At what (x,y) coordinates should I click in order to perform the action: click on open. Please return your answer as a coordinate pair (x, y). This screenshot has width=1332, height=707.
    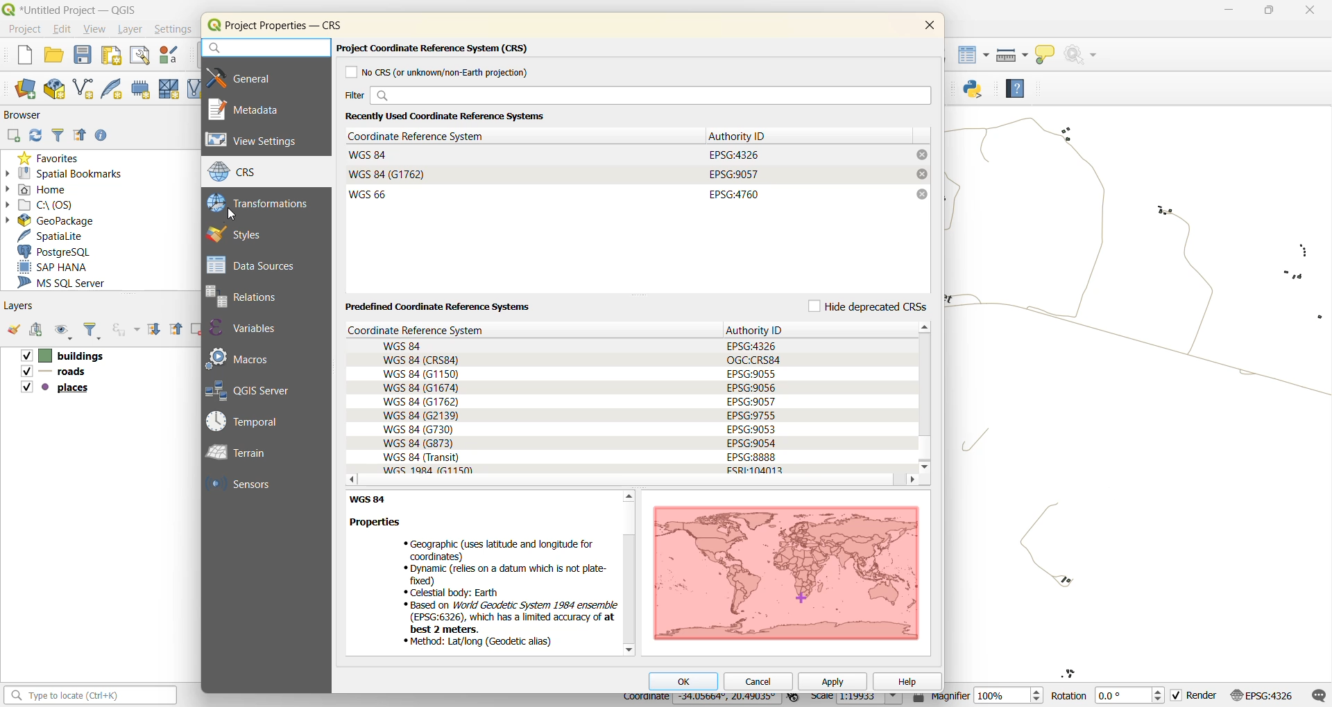
    Looking at the image, I should click on (13, 329).